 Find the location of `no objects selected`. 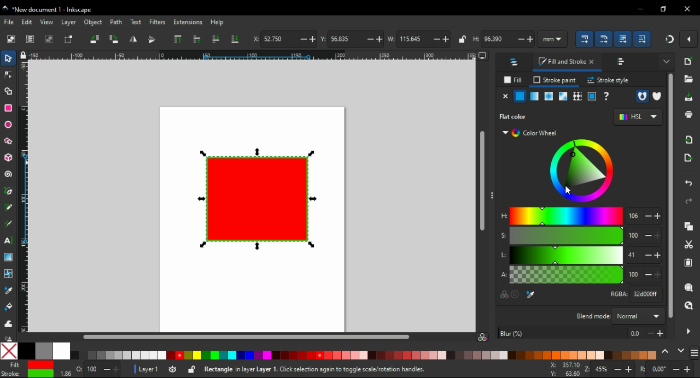

no objects selected is located at coordinates (351, 370).